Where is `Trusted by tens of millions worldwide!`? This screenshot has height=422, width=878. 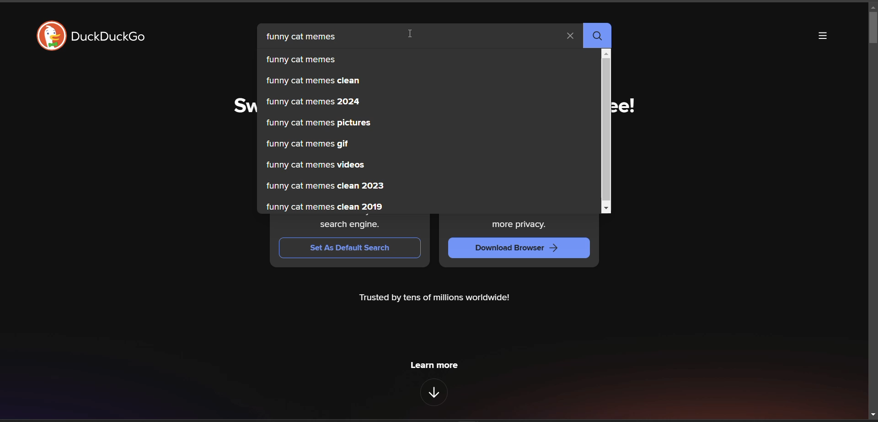 Trusted by tens of millions worldwide! is located at coordinates (434, 298).